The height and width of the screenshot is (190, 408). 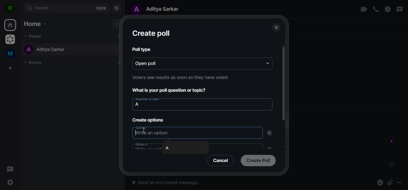 What do you see at coordinates (153, 133) in the screenshot?
I see `option1` at bounding box center [153, 133].